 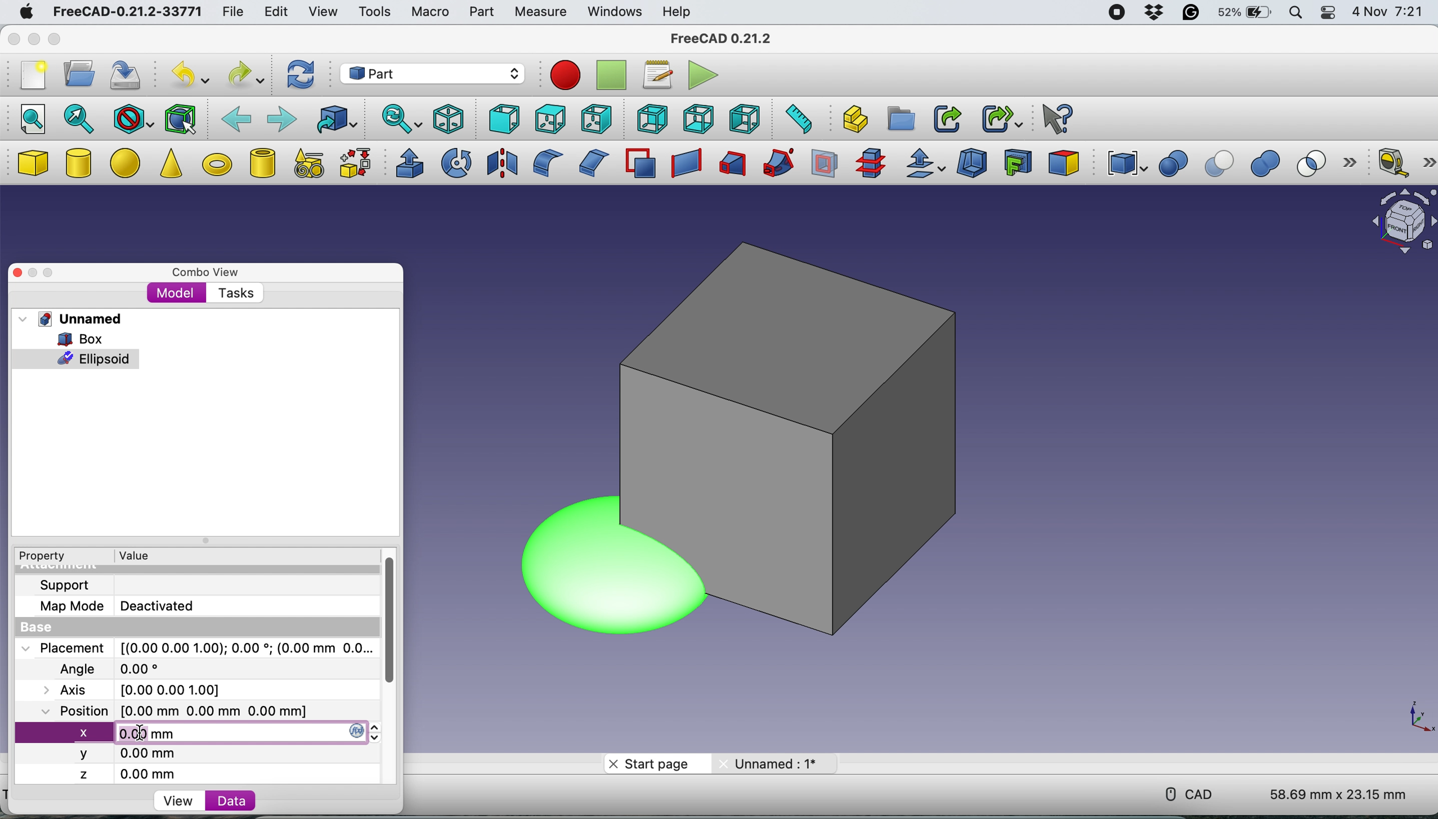 What do you see at coordinates (18, 272) in the screenshot?
I see `close` at bounding box center [18, 272].